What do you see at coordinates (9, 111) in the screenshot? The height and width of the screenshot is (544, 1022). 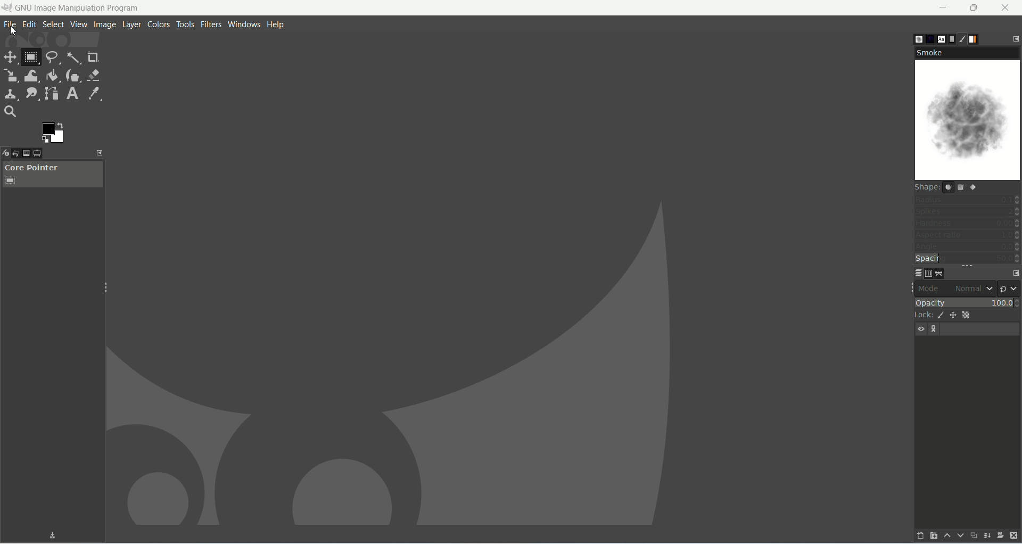 I see `search` at bounding box center [9, 111].